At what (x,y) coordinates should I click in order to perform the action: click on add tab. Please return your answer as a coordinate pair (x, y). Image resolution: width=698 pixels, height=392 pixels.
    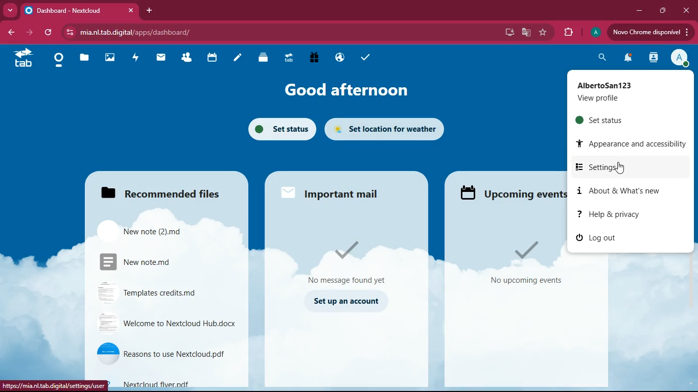
    Looking at the image, I should click on (148, 11).